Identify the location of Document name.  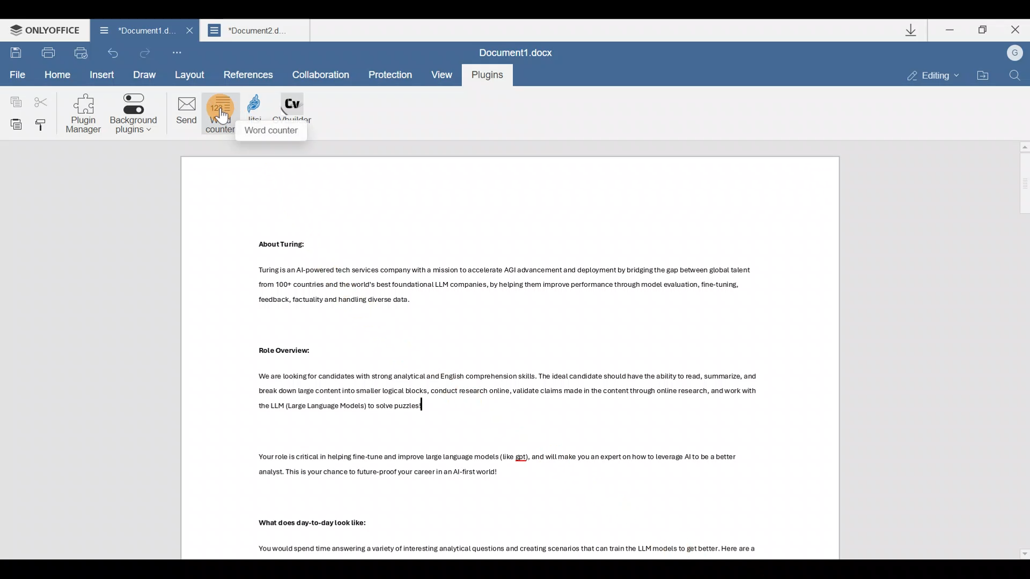
(256, 30).